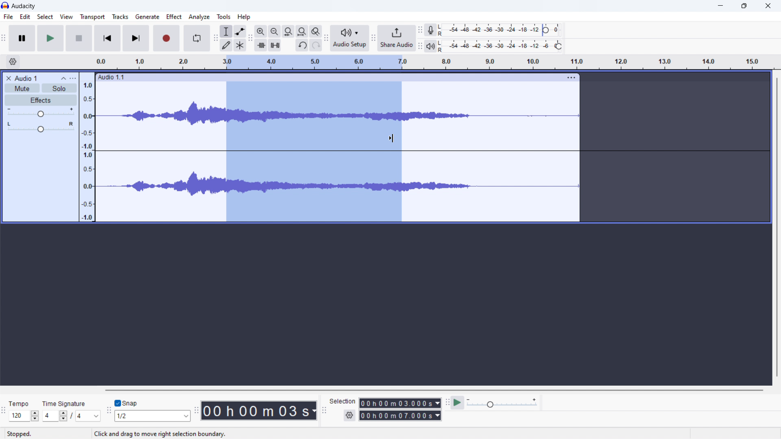  I want to click on playback speed, so click(502, 402).